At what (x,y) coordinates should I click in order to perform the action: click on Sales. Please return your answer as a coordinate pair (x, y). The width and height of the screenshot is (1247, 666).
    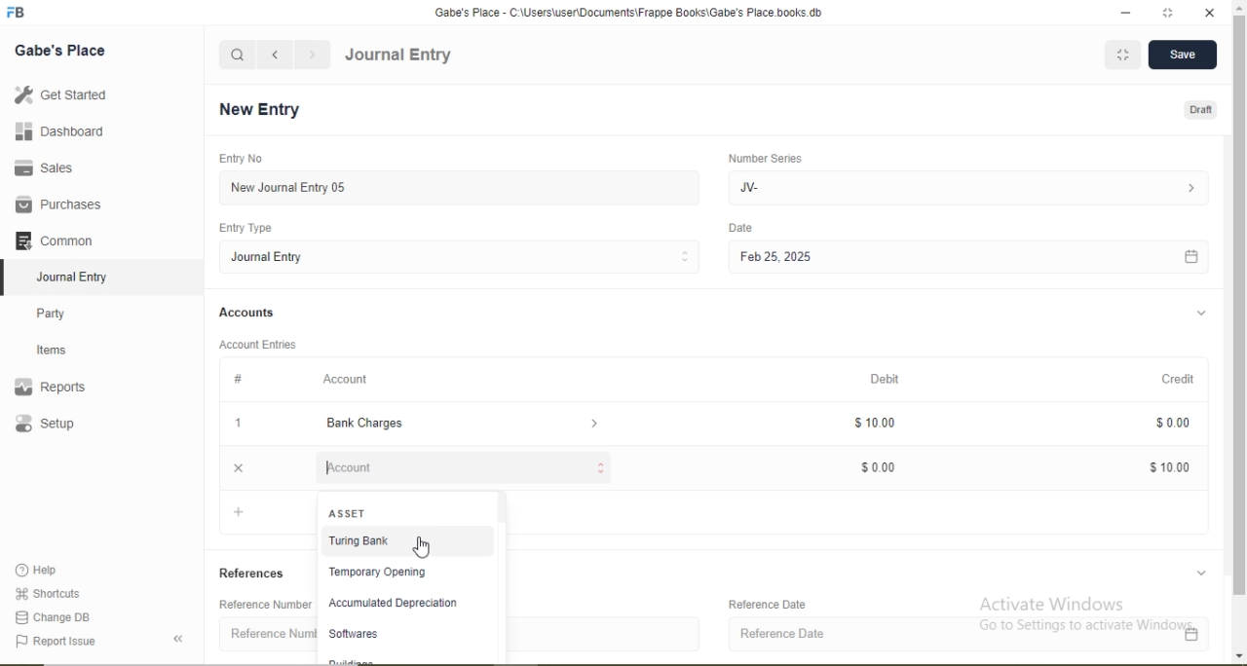
    Looking at the image, I should click on (53, 167).